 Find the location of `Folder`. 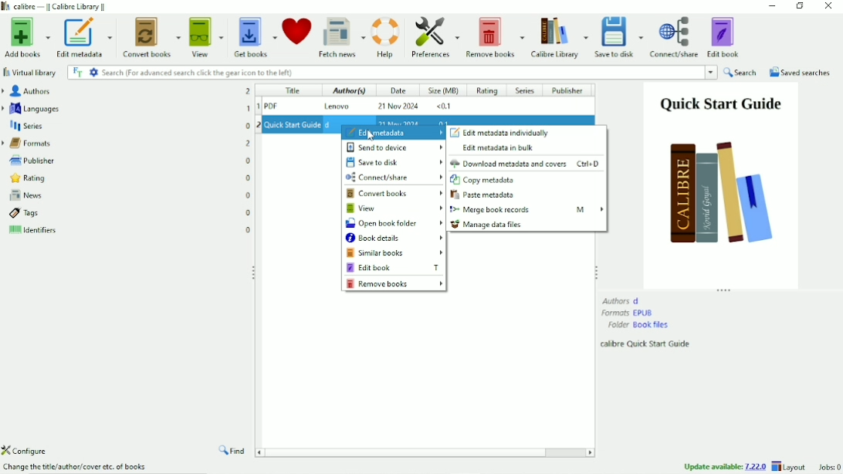

Folder is located at coordinates (638, 325).